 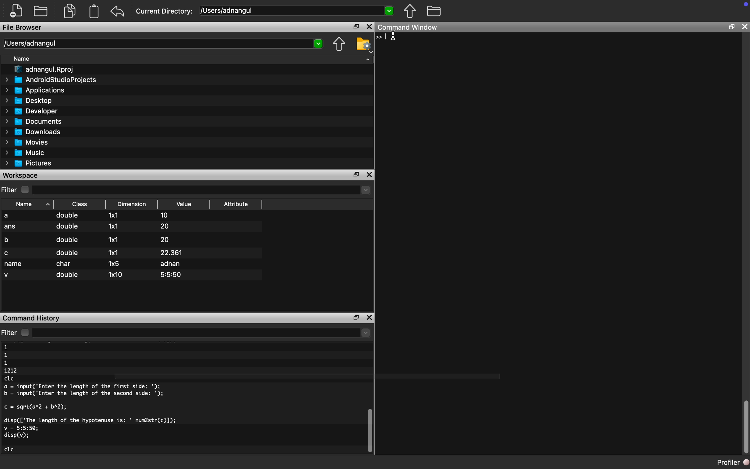 I want to click on adnan, so click(x=171, y=264).